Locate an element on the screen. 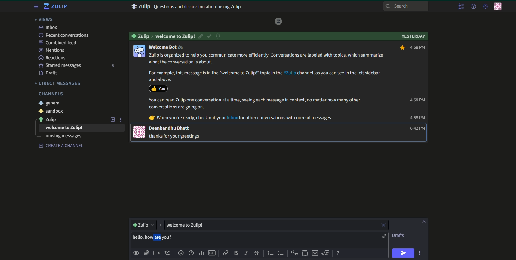 This screenshot has height=260, width=516. number is located at coordinates (112, 66).